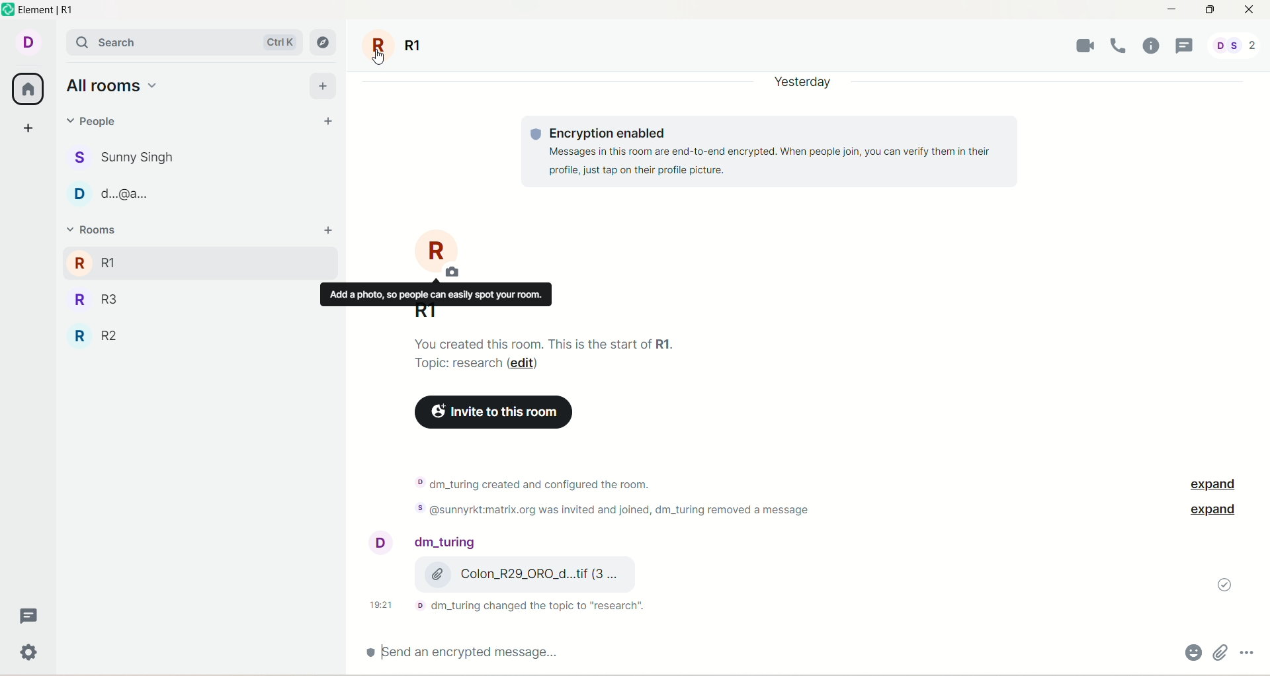  I want to click on voice call, so click(1119, 46).